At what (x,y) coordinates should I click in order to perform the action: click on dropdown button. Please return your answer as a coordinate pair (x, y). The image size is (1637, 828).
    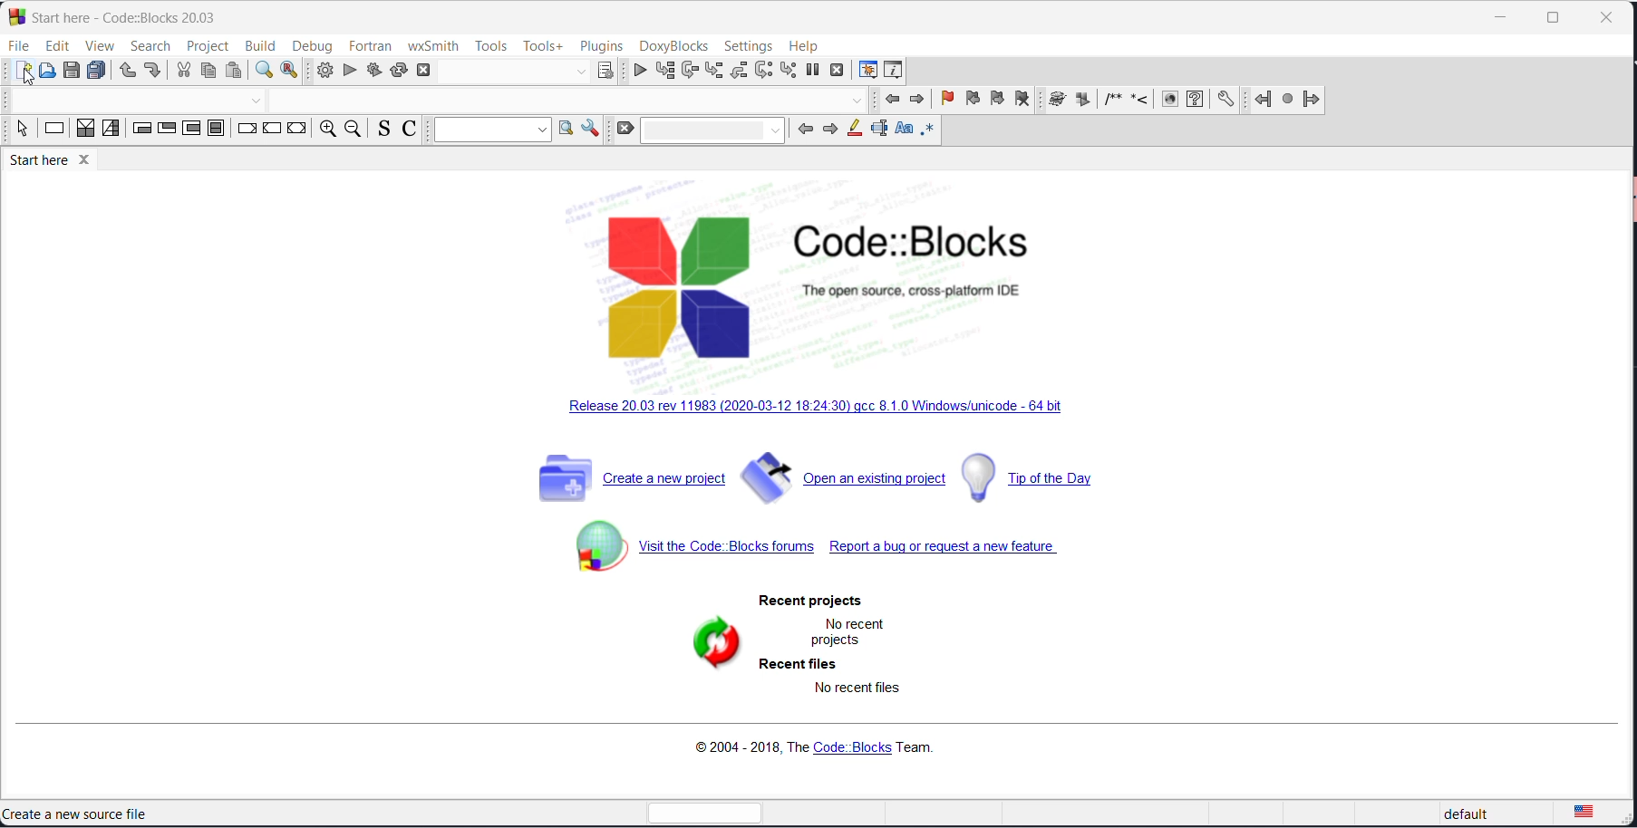
    Looking at the image, I should click on (578, 71).